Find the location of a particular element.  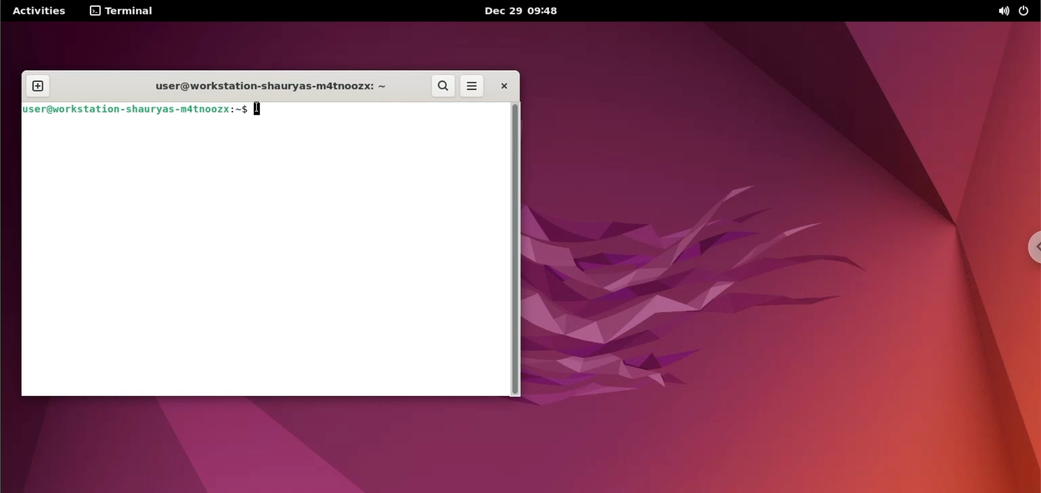

search button is located at coordinates (444, 86).